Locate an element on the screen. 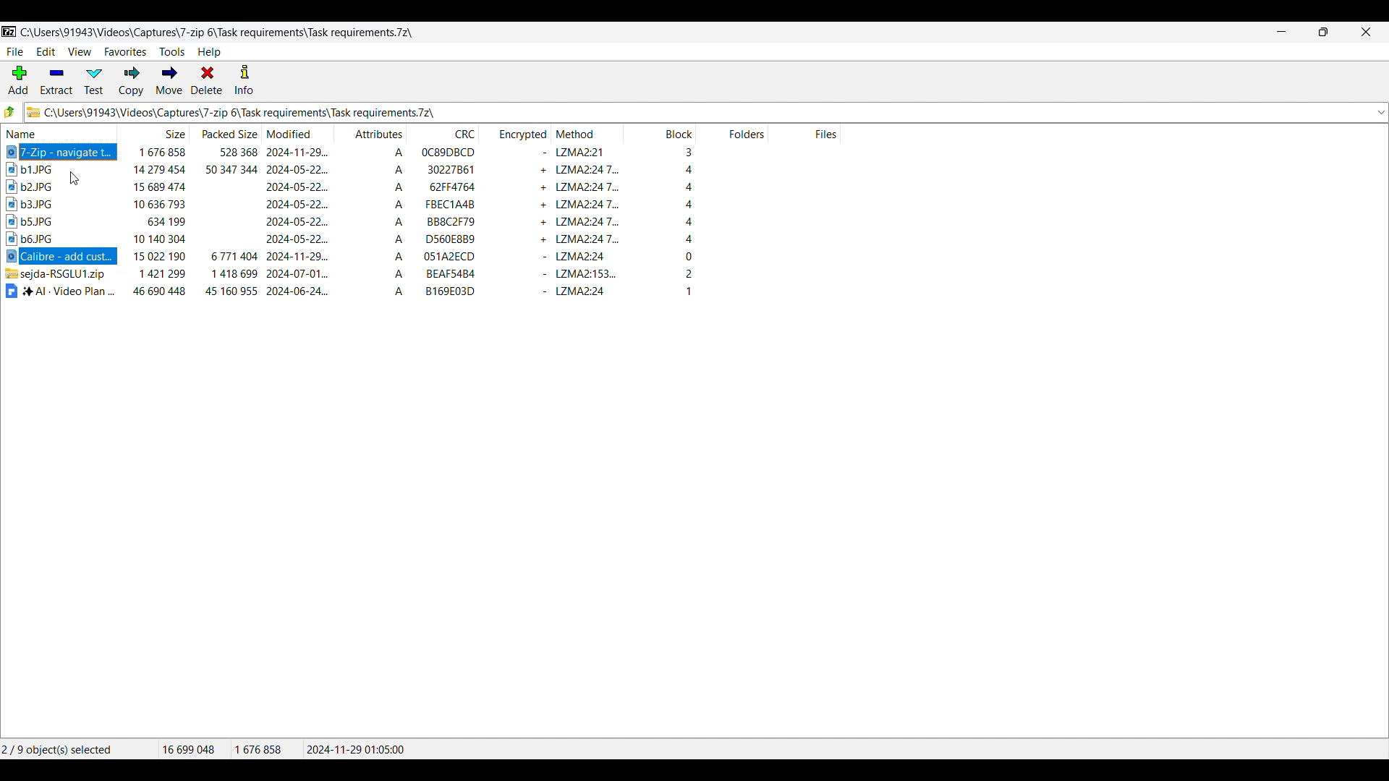  Test is located at coordinates (94, 82).